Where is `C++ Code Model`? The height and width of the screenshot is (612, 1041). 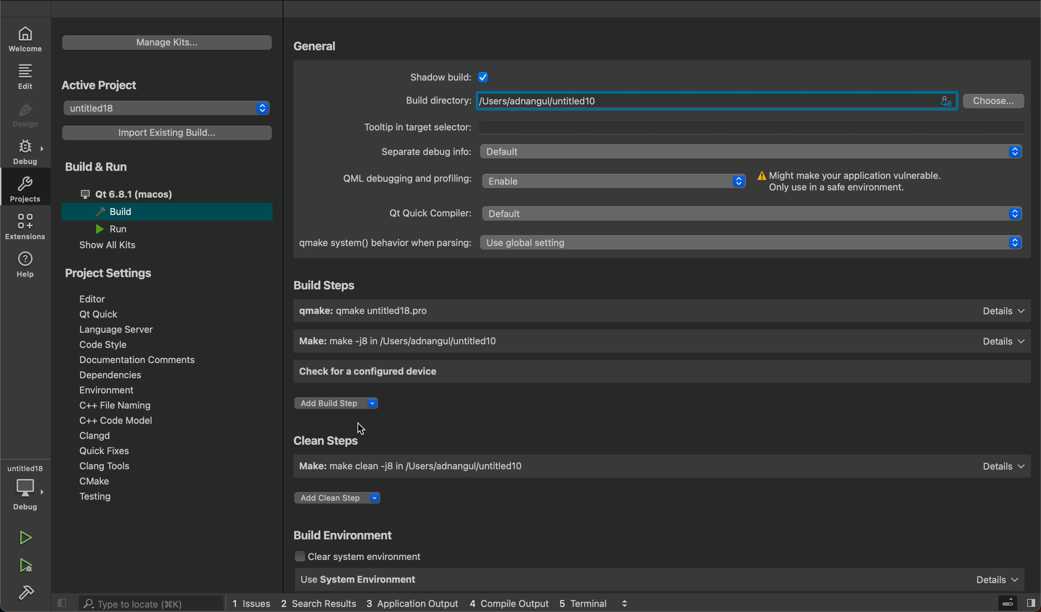
C++ Code Model is located at coordinates (116, 419).